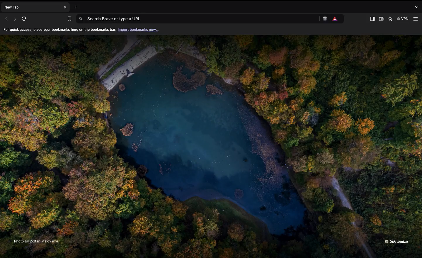 The height and width of the screenshot is (258, 422). What do you see at coordinates (6, 19) in the screenshot?
I see `Previous page` at bounding box center [6, 19].